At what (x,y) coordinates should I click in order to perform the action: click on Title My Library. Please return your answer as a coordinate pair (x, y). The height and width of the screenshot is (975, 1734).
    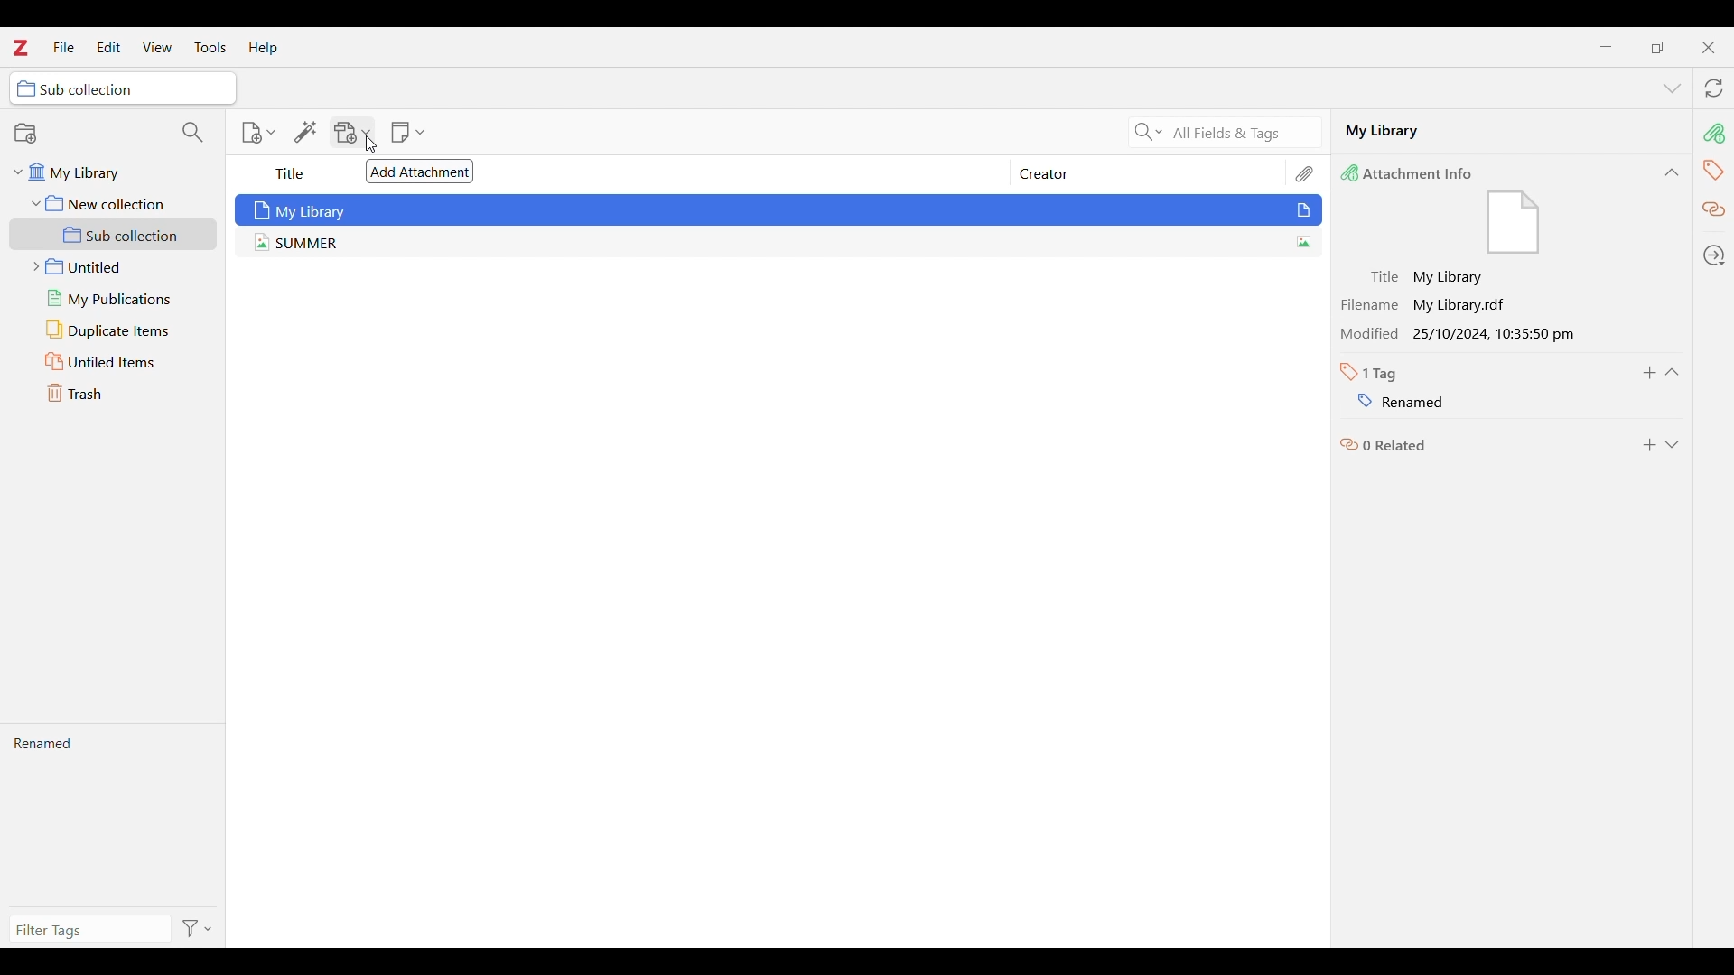
    Looking at the image, I should click on (1430, 274).